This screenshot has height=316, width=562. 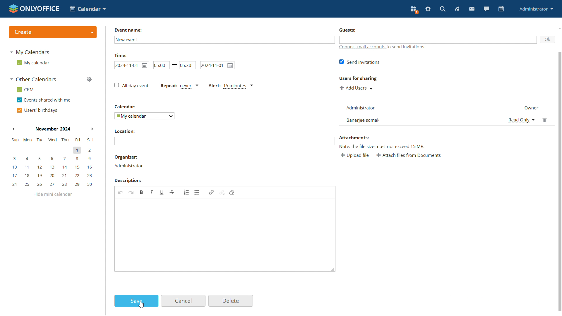 I want to click on save, so click(x=136, y=301).